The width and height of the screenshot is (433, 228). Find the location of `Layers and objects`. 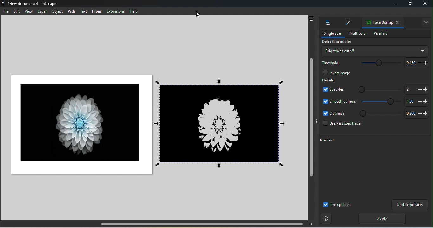

Layers and objects is located at coordinates (326, 23).